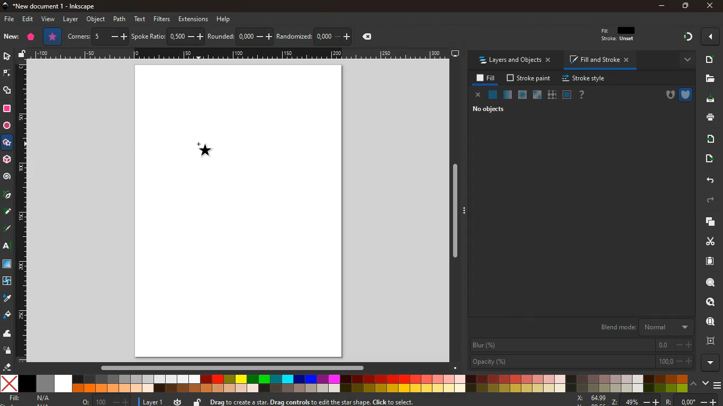  What do you see at coordinates (28, 20) in the screenshot?
I see `edit` at bounding box center [28, 20].